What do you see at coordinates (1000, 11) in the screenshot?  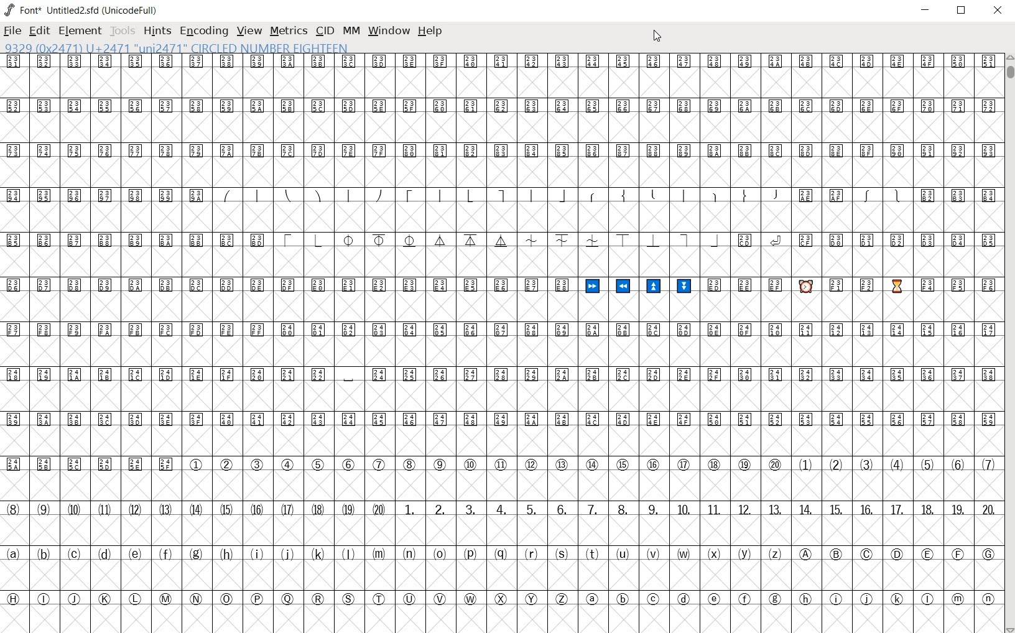 I see `close` at bounding box center [1000, 11].